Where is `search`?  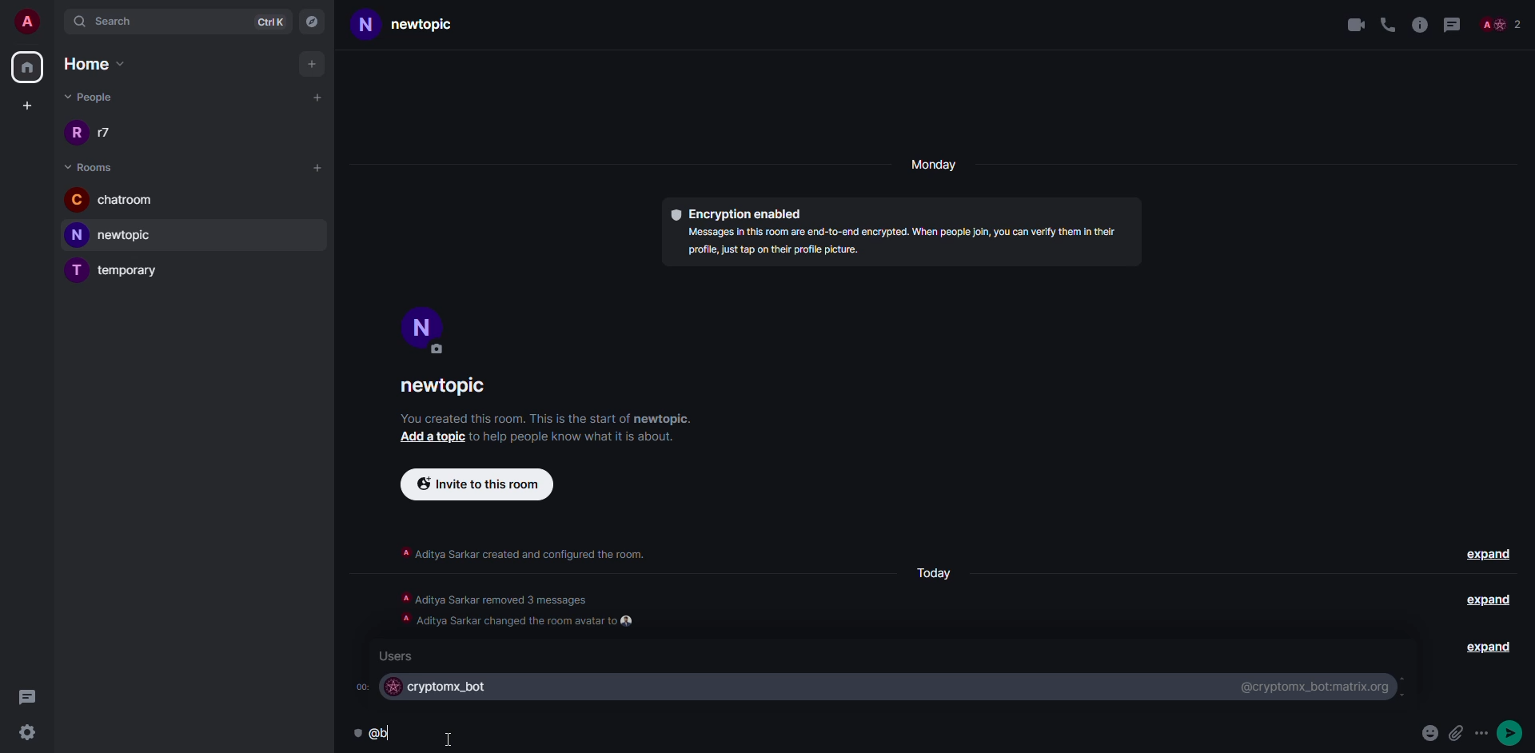 search is located at coordinates (116, 21).